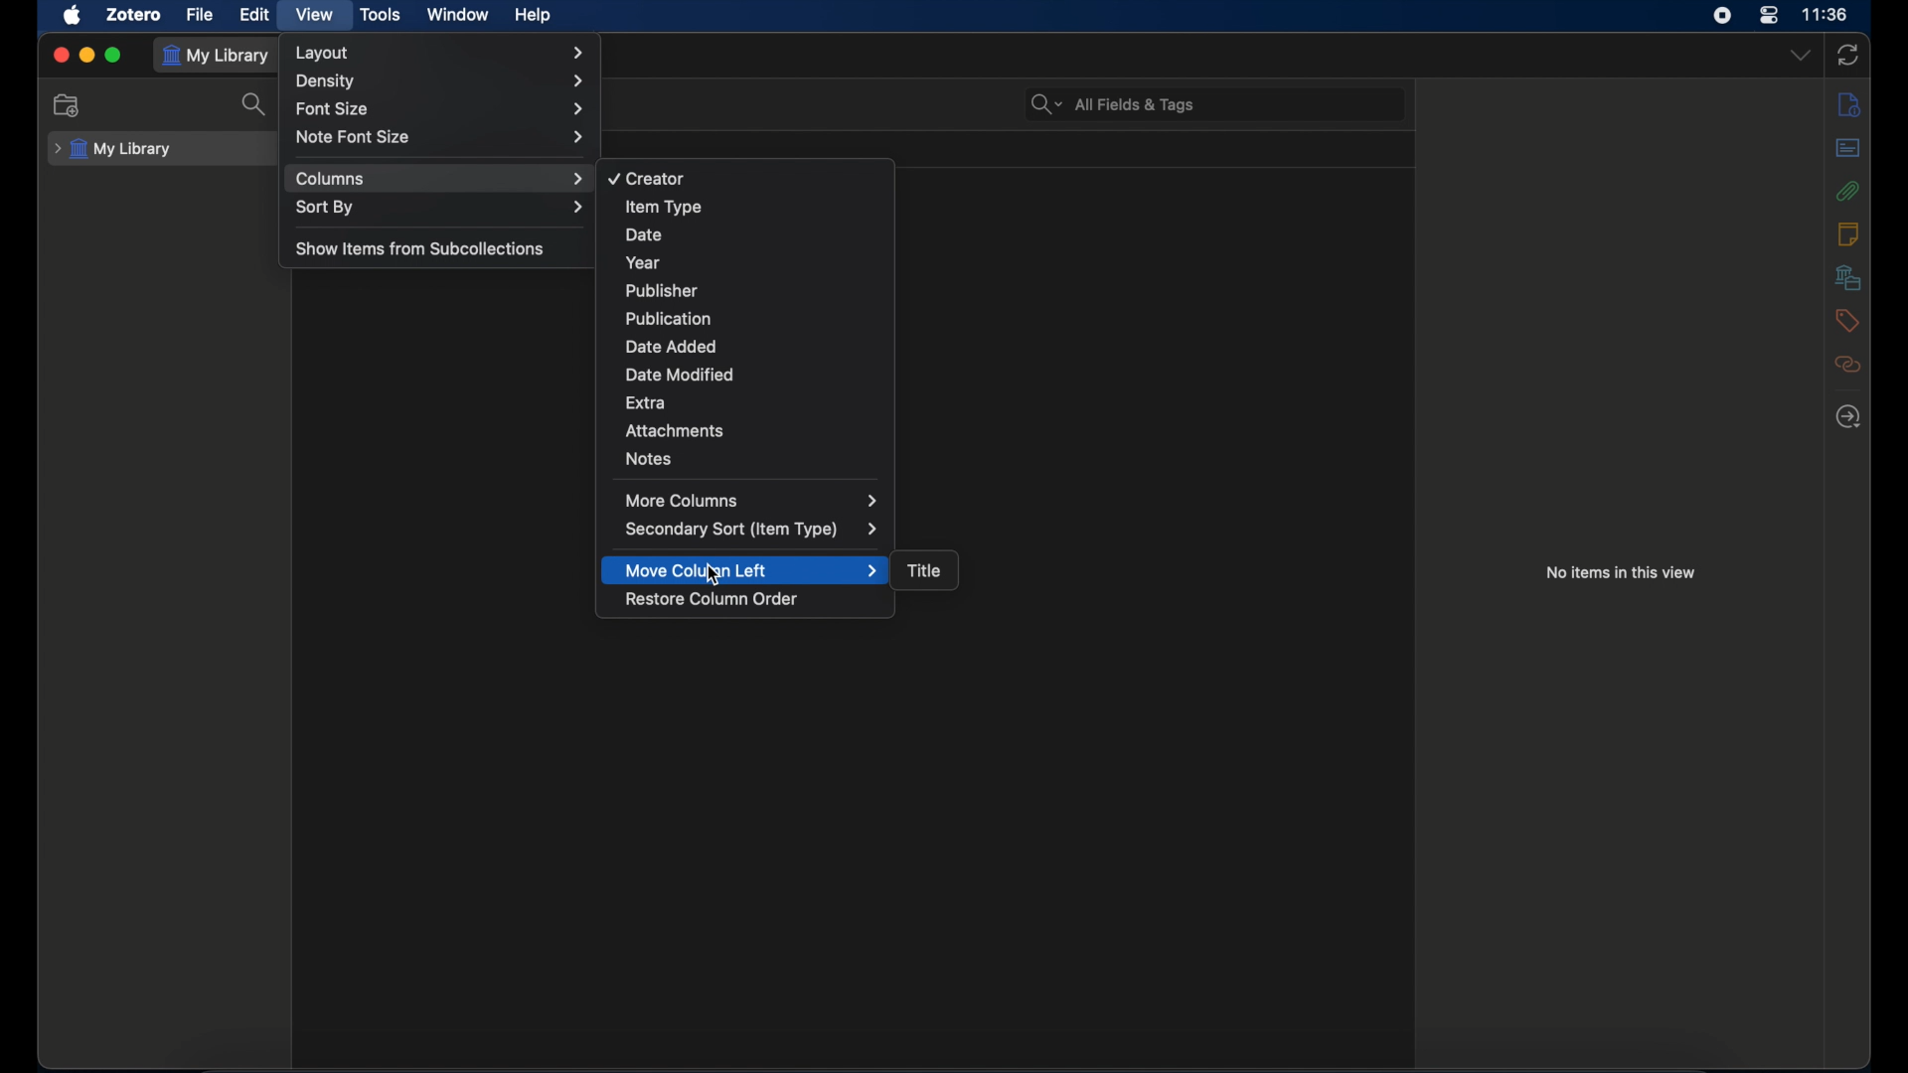 This screenshot has width=1908, height=1073. I want to click on creator, so click(649, 180).